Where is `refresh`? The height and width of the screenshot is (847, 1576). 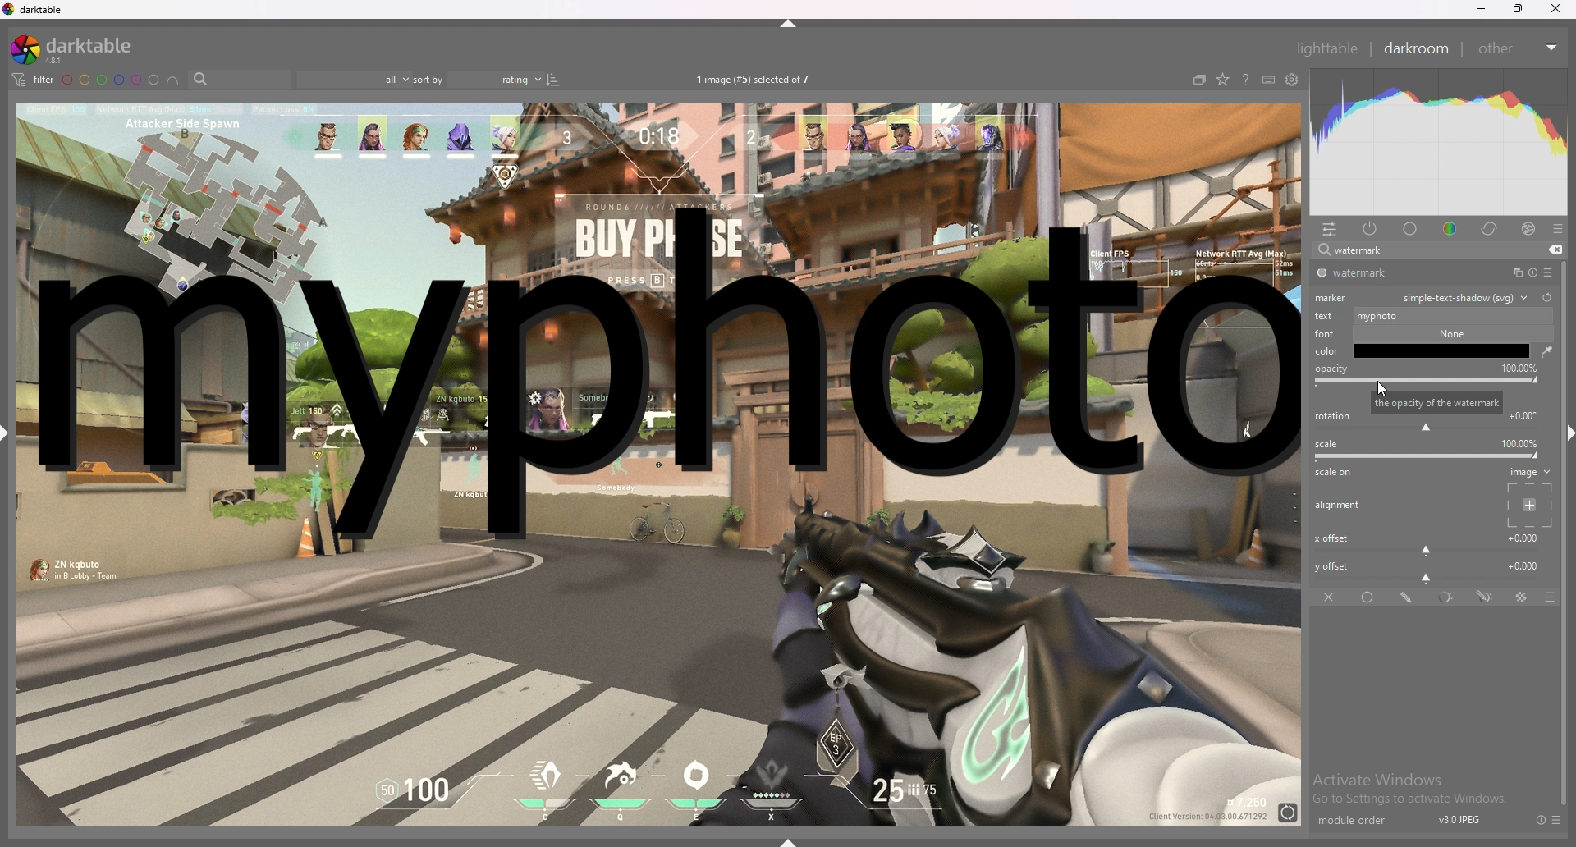
refresh is located at coordinates (1546, 297).